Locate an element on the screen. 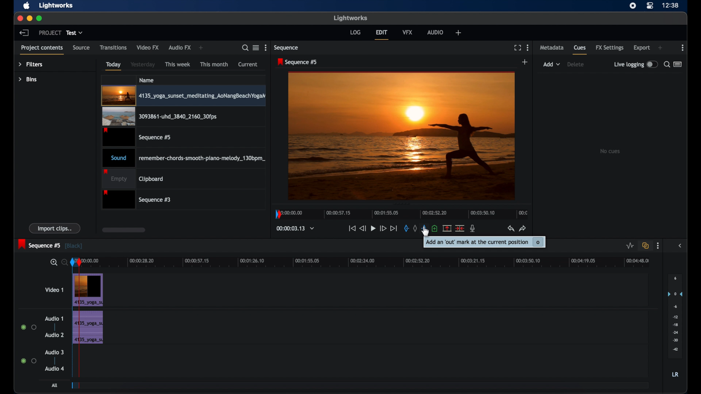 The width and height of the screenshot is (701, 394). lightworks is located at coordinates (350, 18).